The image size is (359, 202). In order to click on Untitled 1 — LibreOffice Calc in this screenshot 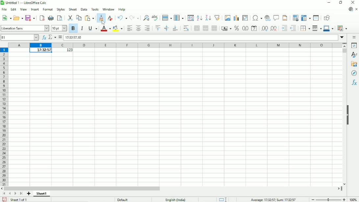, I will do `click(27, 3)`.